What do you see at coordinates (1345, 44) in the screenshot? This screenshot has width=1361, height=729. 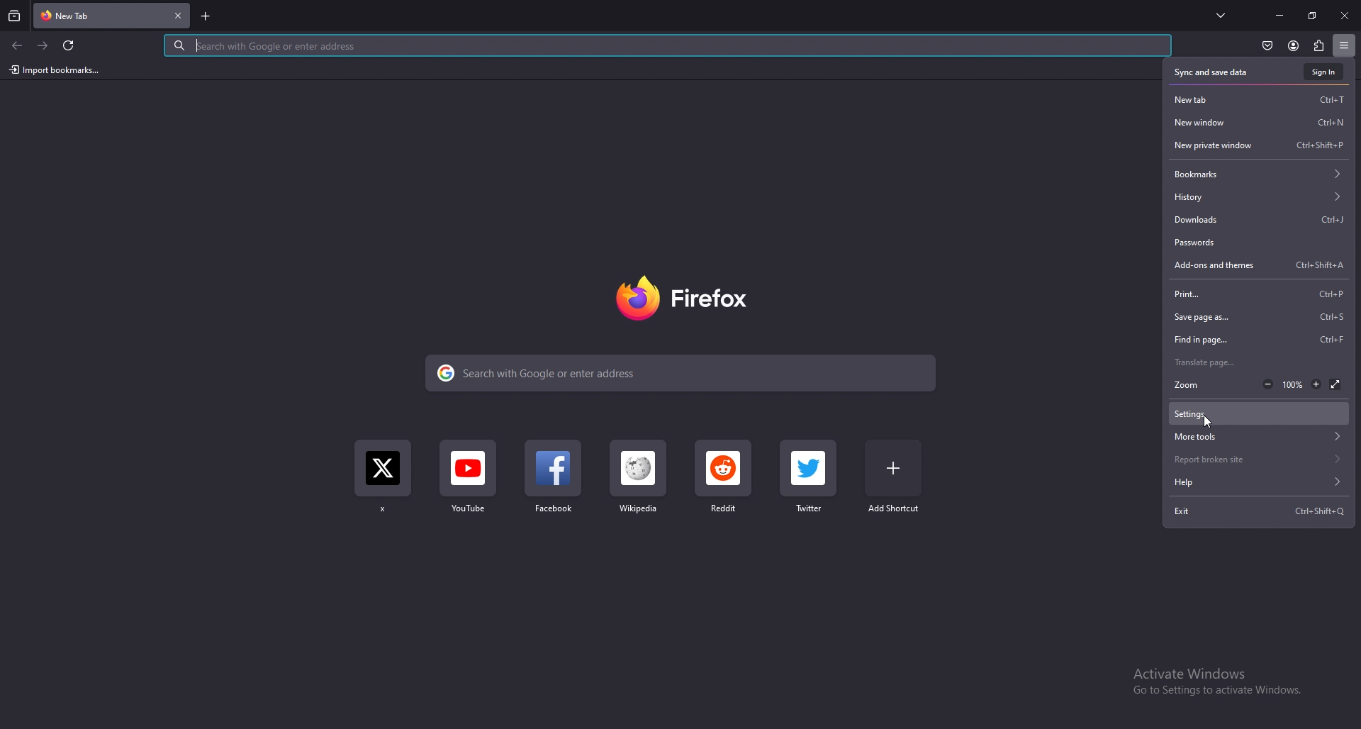 I see `application menu` at bounding box center [1345, 44].